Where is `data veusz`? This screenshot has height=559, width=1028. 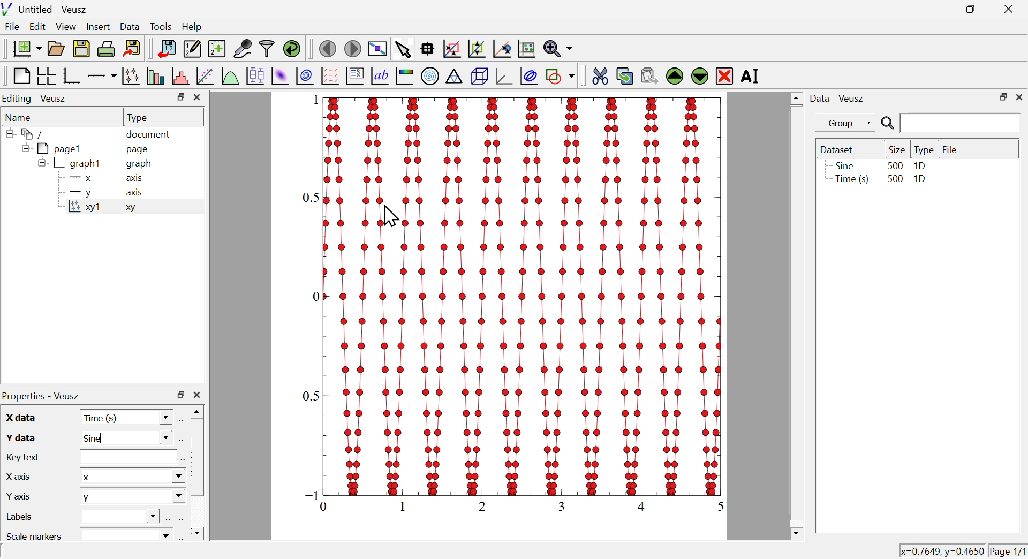 data veusz is located at coordinates (837, 98).